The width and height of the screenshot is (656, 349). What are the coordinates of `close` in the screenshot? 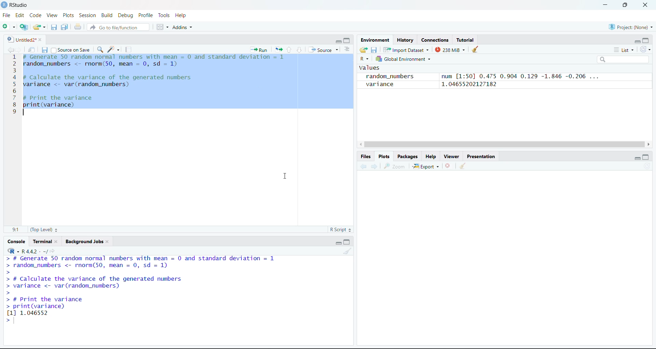 It's located at (58, 241).